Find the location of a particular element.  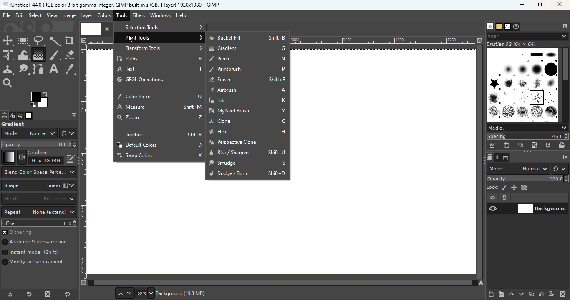

Unified transform tool is located at coordinates (8, 55).